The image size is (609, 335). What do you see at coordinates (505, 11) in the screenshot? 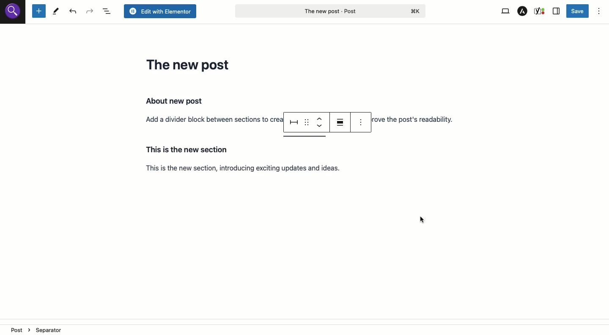
I see `View` at bounding box center [505, 11].